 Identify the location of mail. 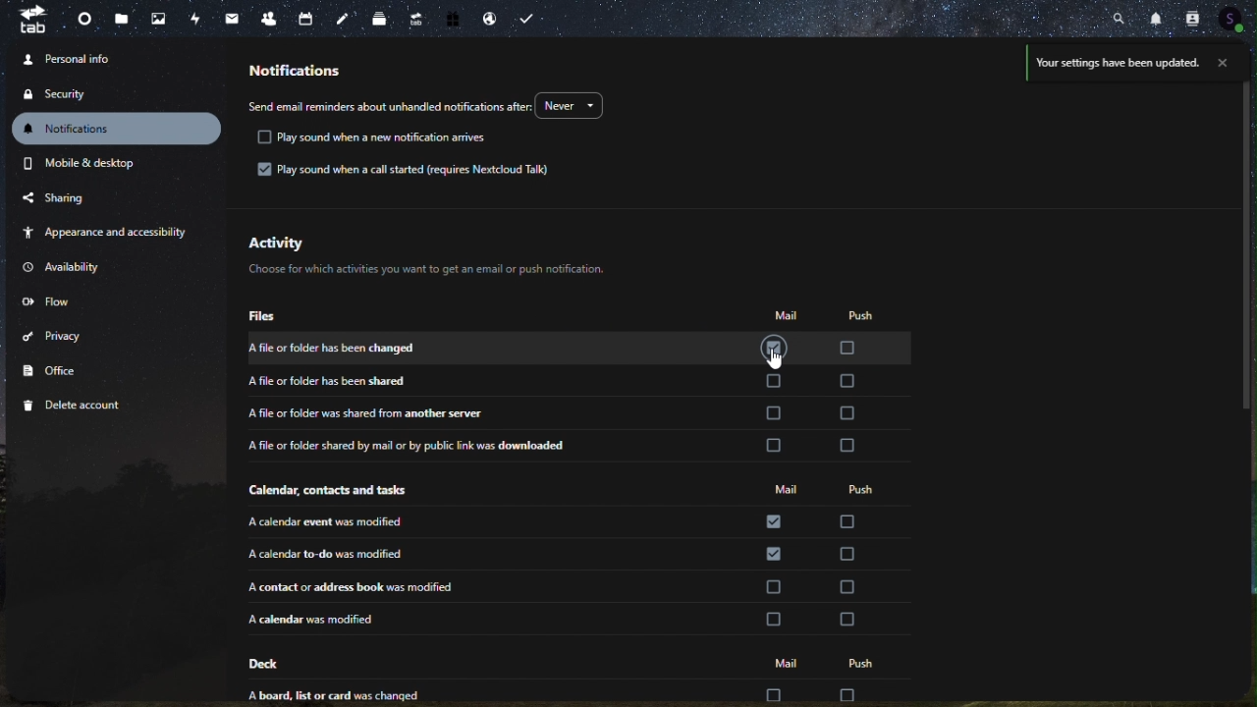
(783, 313).